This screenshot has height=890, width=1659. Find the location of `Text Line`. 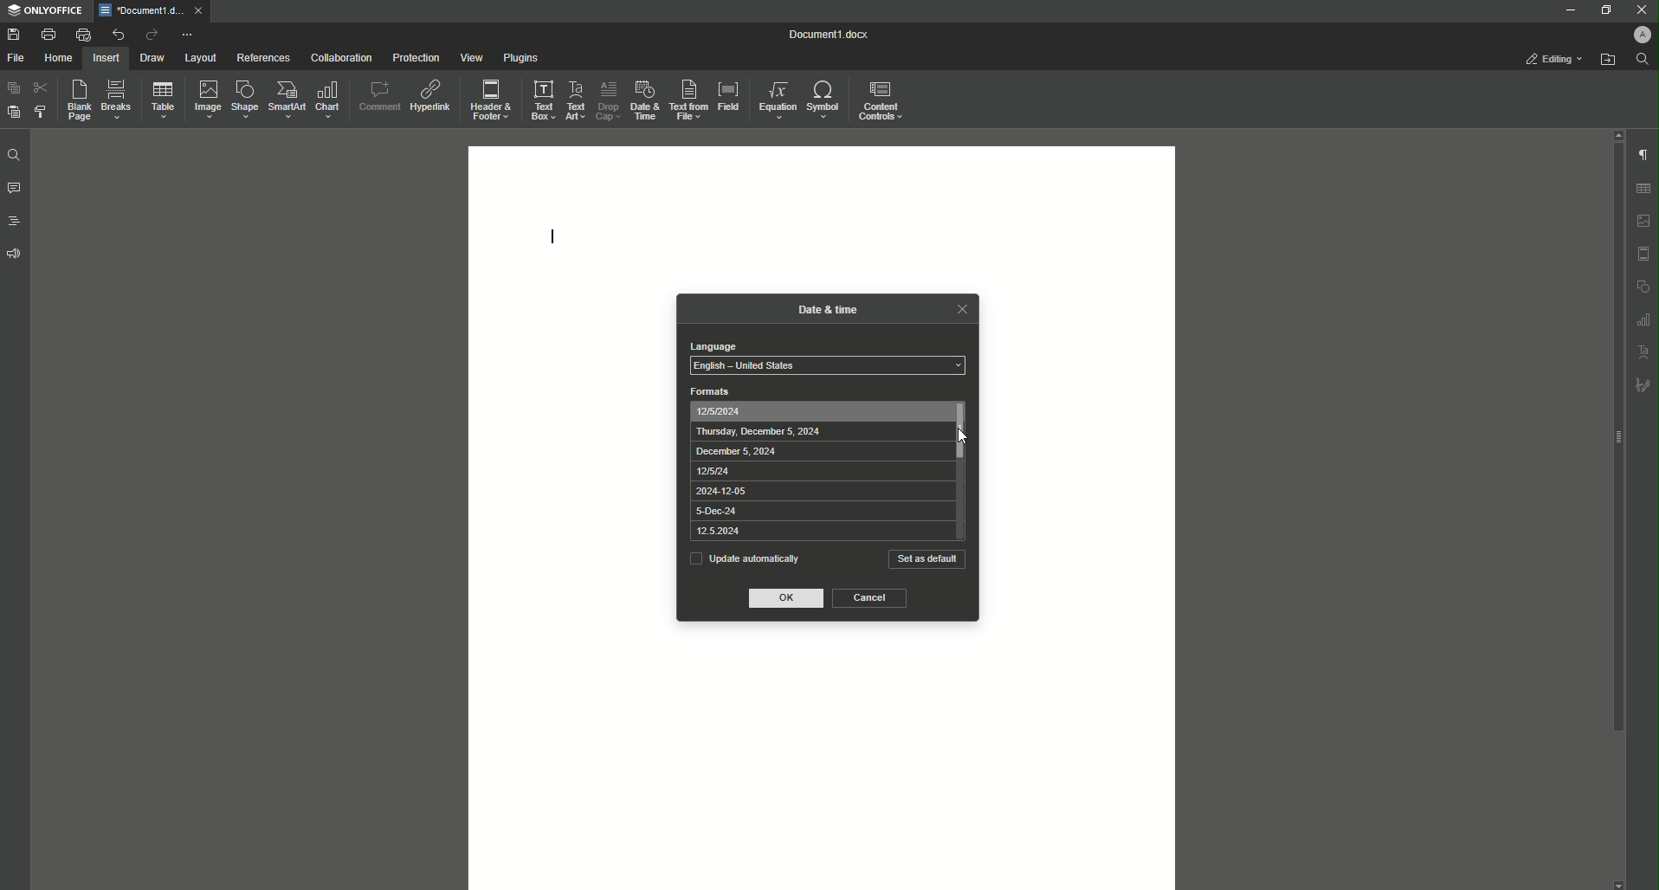

Text Line is located at coordinates (554, 233).